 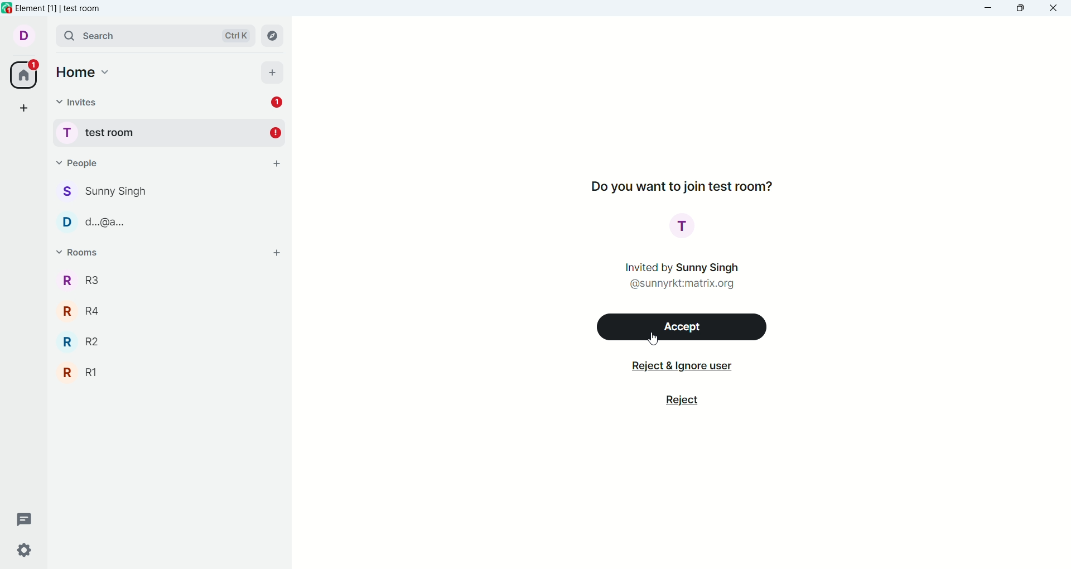 What do you see at coordinates (272, 72) in the screenshot?
I see `add` at bounding box center [272, 72].